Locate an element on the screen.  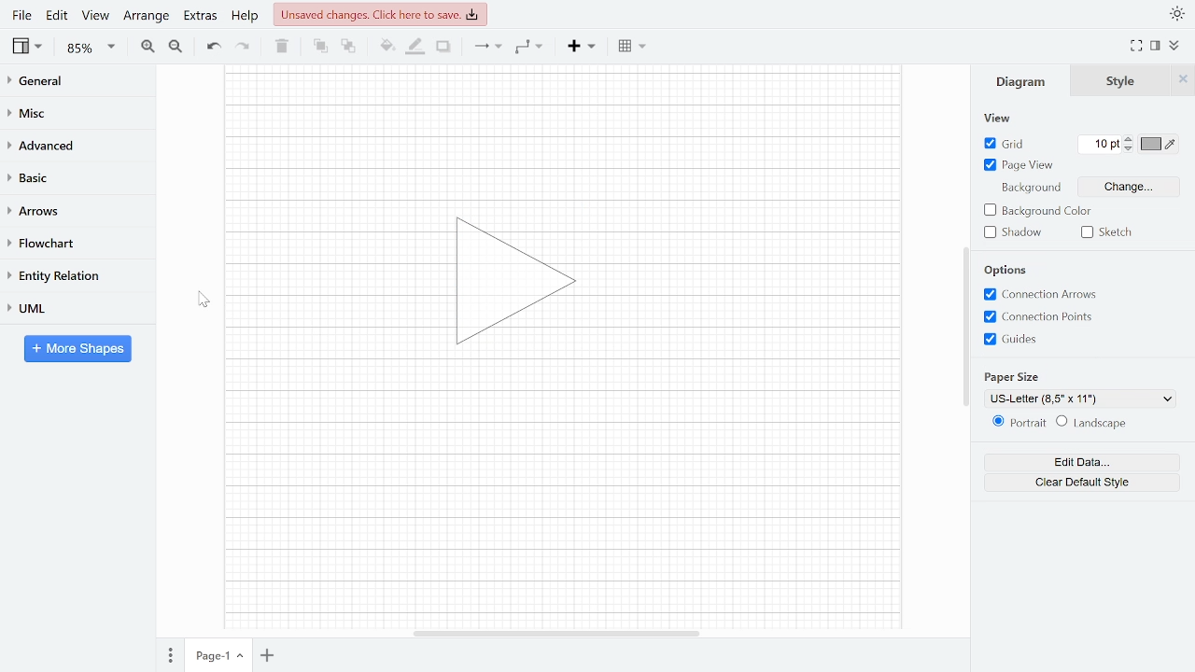
vertical scrollbar is located at coordinates (965, 327).